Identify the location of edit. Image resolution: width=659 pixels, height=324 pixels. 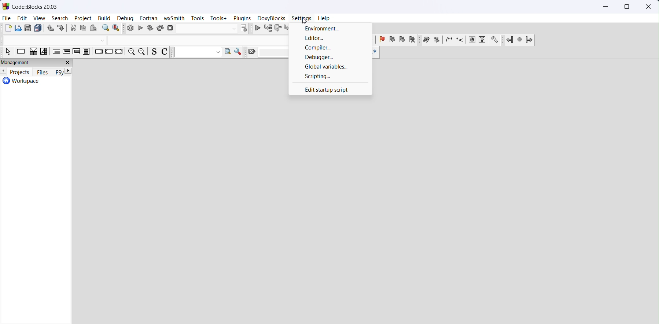
(22, 19).